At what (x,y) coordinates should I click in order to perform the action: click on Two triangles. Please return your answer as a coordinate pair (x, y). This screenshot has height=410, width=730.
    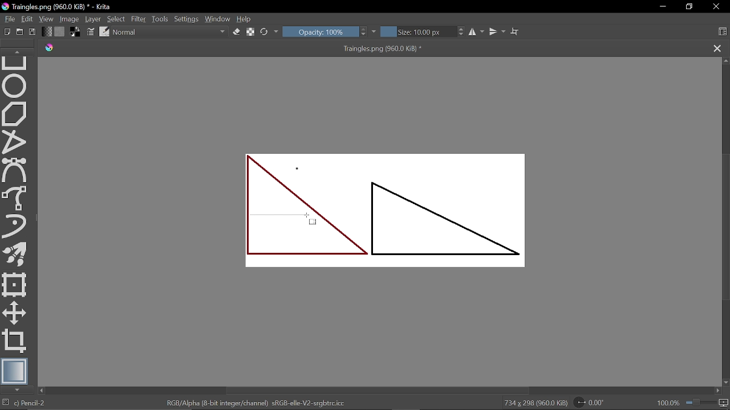
    Looking at the image, I should click on (394, 208).